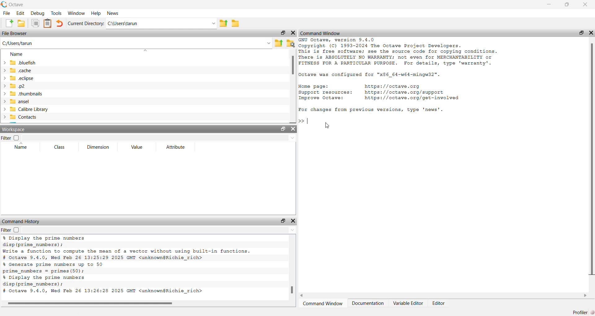 The image size is (595, 316). I want to click on cursor, so click(327, 125).